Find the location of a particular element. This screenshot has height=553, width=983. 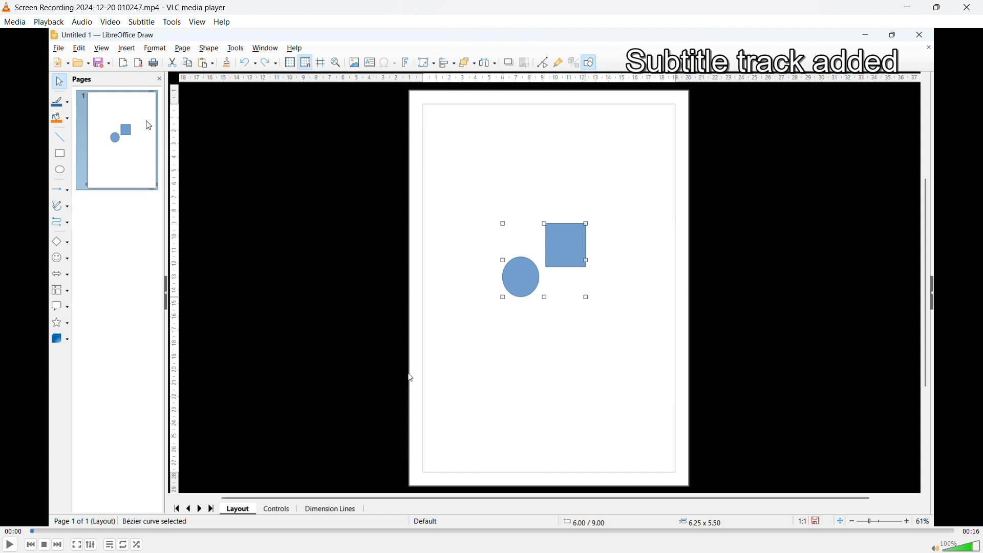

toggle point edit mode is located at coordinates (542, 61).